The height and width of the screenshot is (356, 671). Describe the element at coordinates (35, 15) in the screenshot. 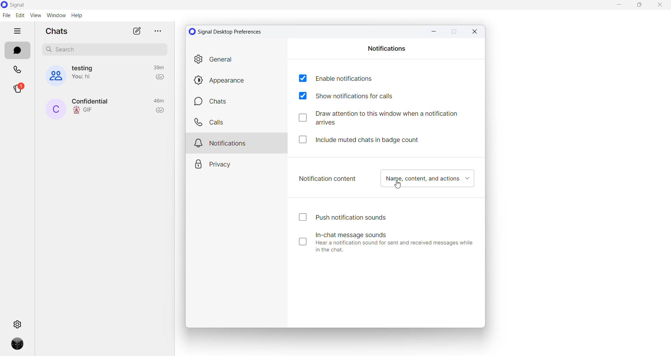

I see `view` at that location.